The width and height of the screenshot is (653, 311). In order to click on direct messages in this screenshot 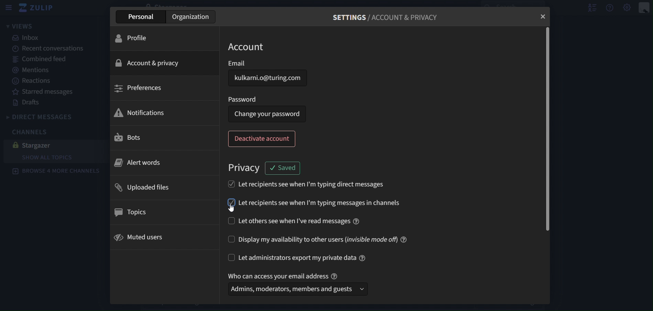, I will do `click(40, 117)`.